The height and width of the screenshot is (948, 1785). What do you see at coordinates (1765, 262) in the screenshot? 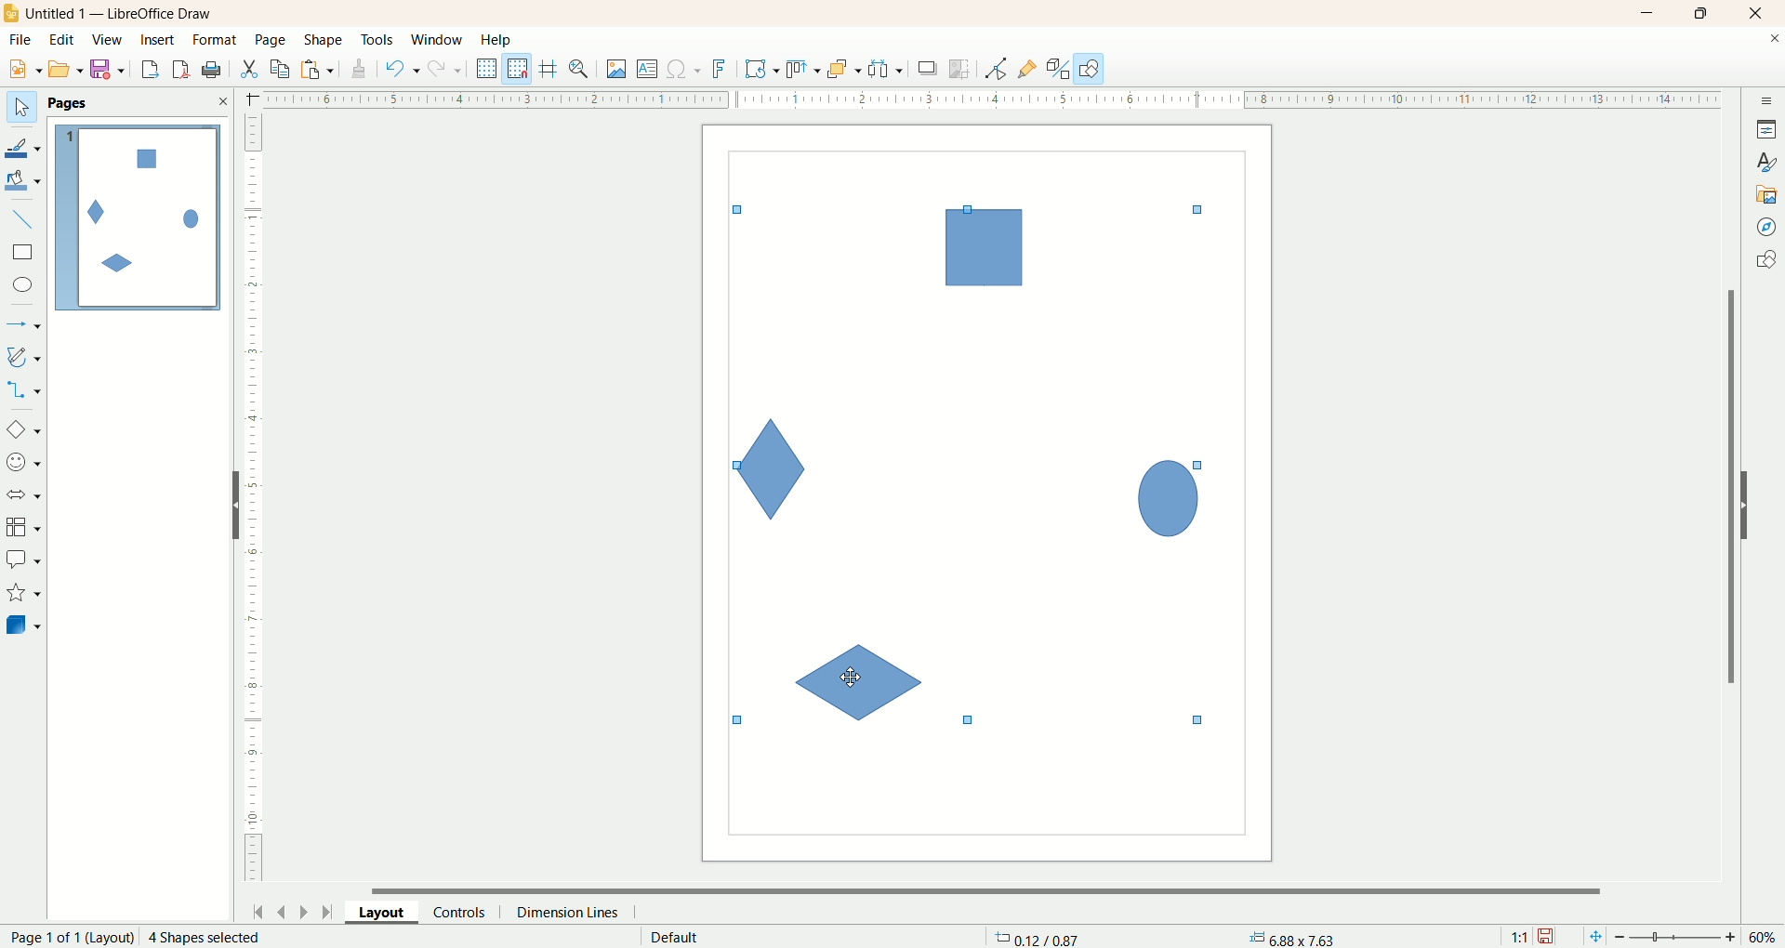
I see `shapes` at bounding box center [1765, 262].